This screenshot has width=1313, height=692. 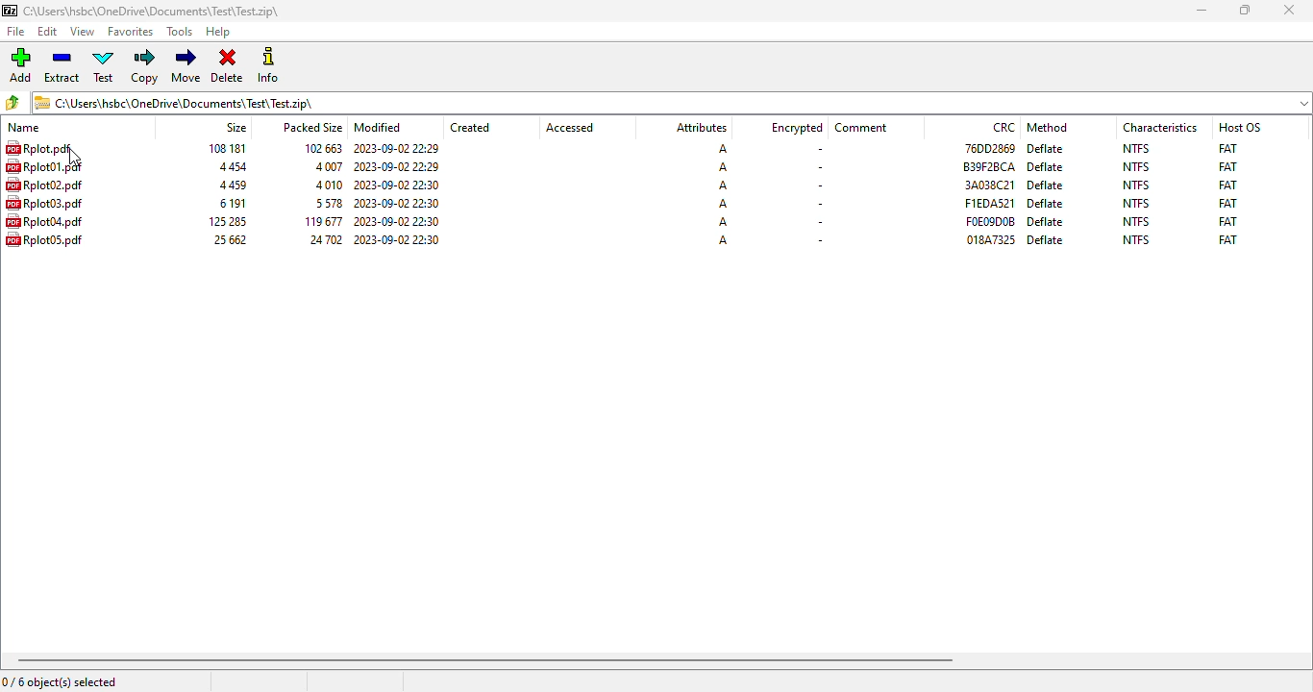 I want to click on modified, so click(x=379, y=127).